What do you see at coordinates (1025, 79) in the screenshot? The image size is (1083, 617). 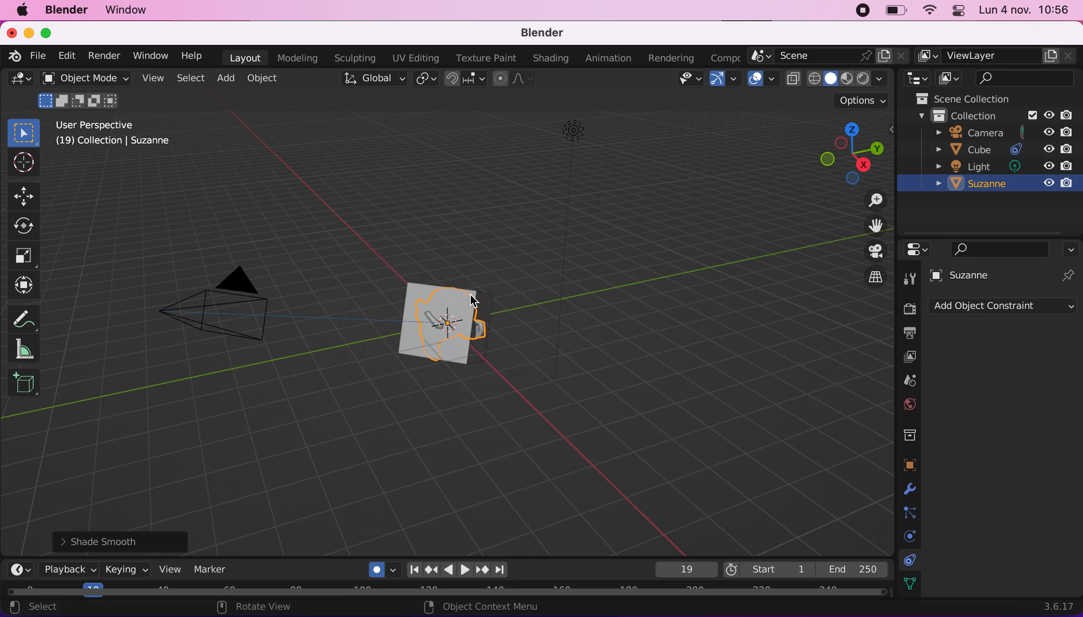 I see `search` at bounding box center [1025, 79].